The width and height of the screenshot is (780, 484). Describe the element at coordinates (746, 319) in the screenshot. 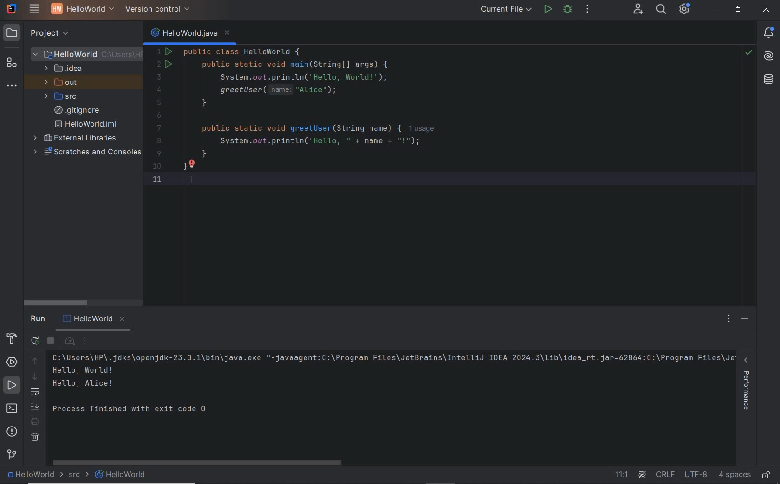

I see `hide` at that location.